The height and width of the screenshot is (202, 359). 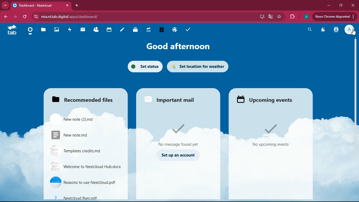 I want to click on file, so click(x=79, y=119).